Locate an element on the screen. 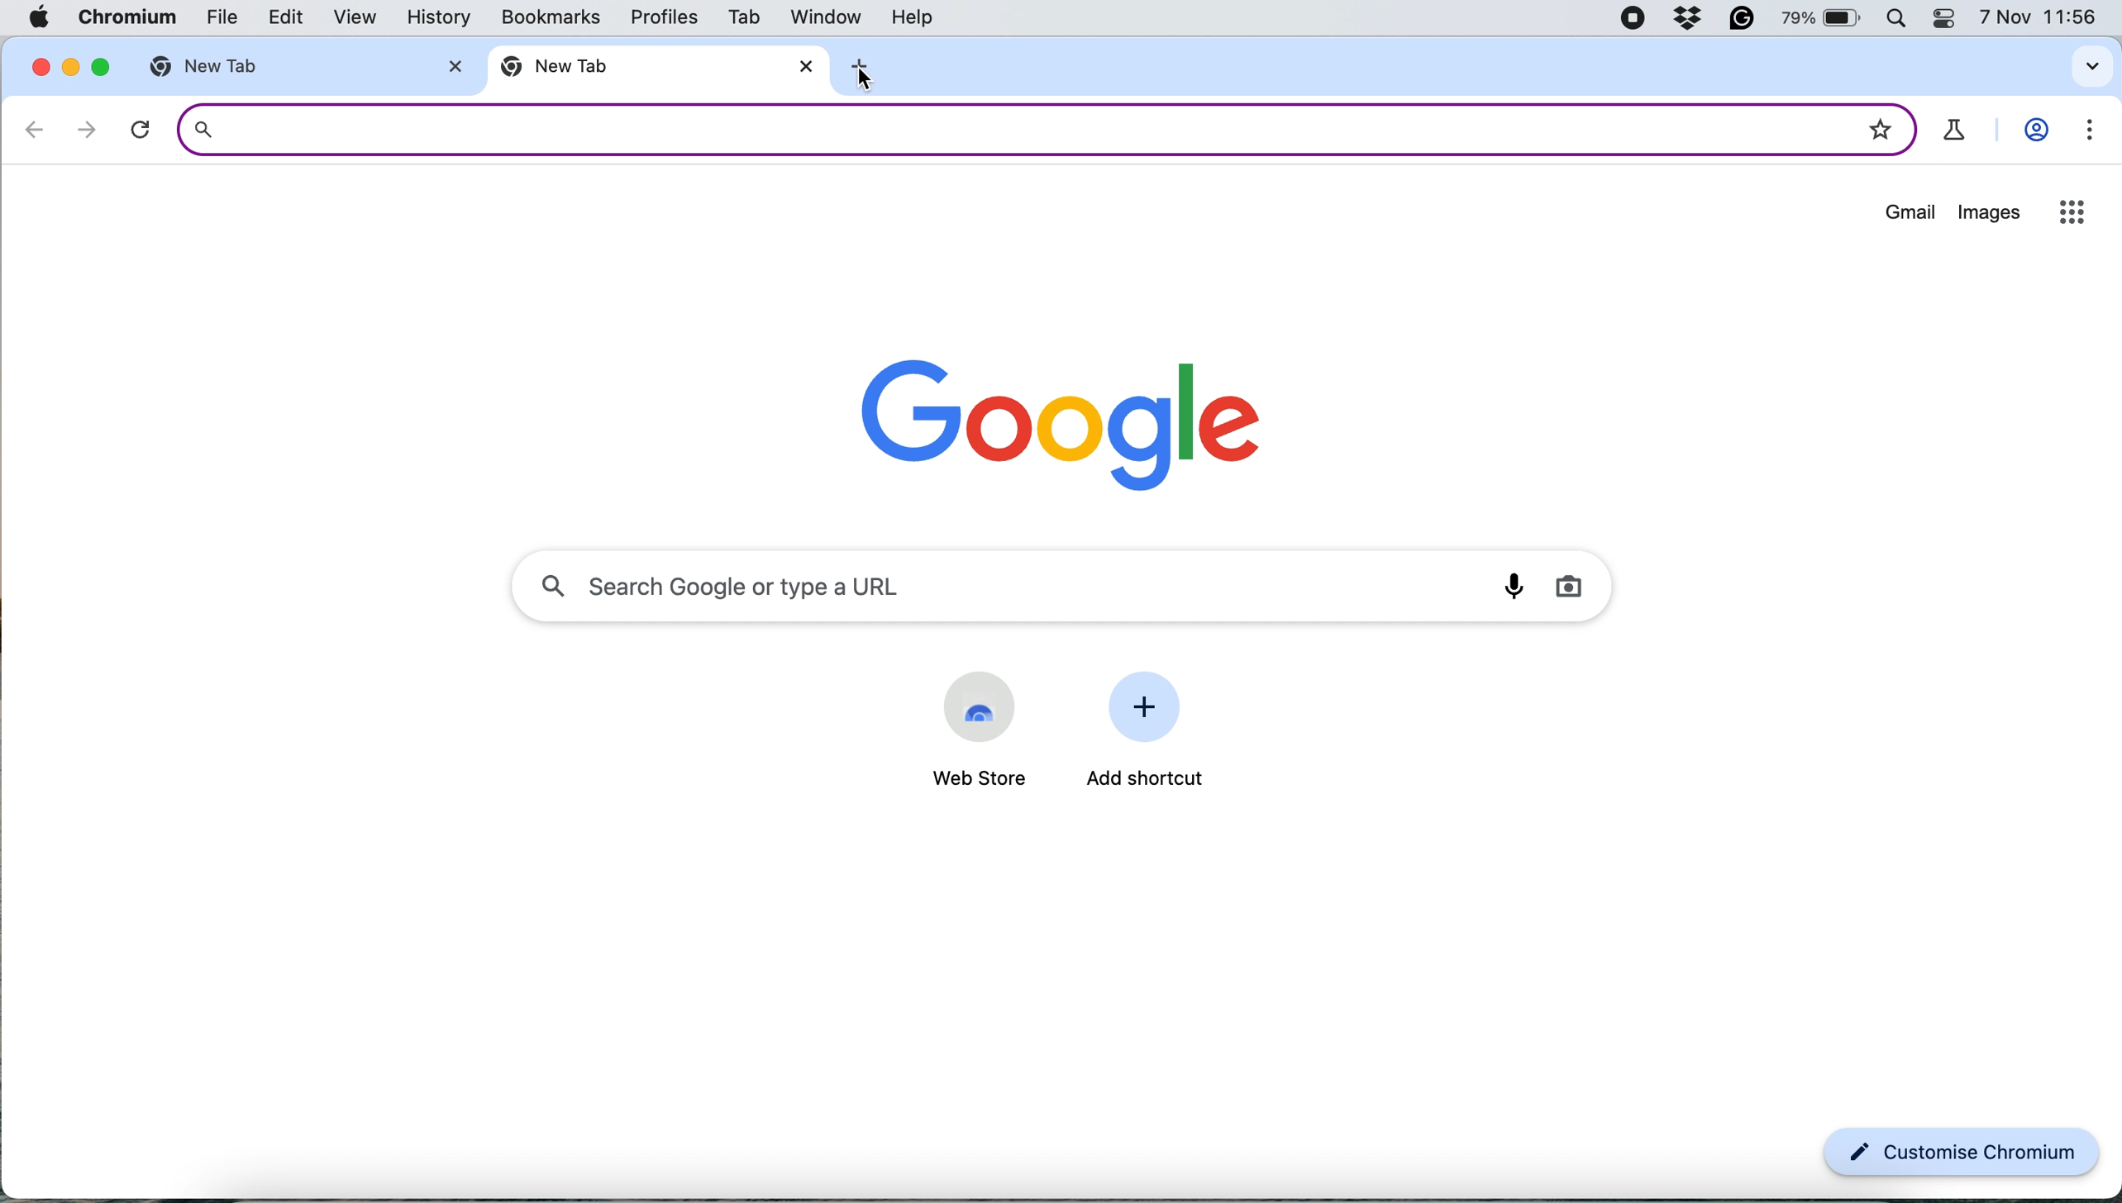 The image size is (2122, 1203). profile is located at coordinates (2035, 133).